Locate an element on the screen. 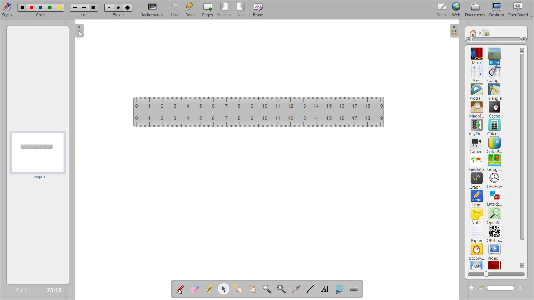 This screenshot has height=300, width=534. line 3 is located at coordinates (93, 8).